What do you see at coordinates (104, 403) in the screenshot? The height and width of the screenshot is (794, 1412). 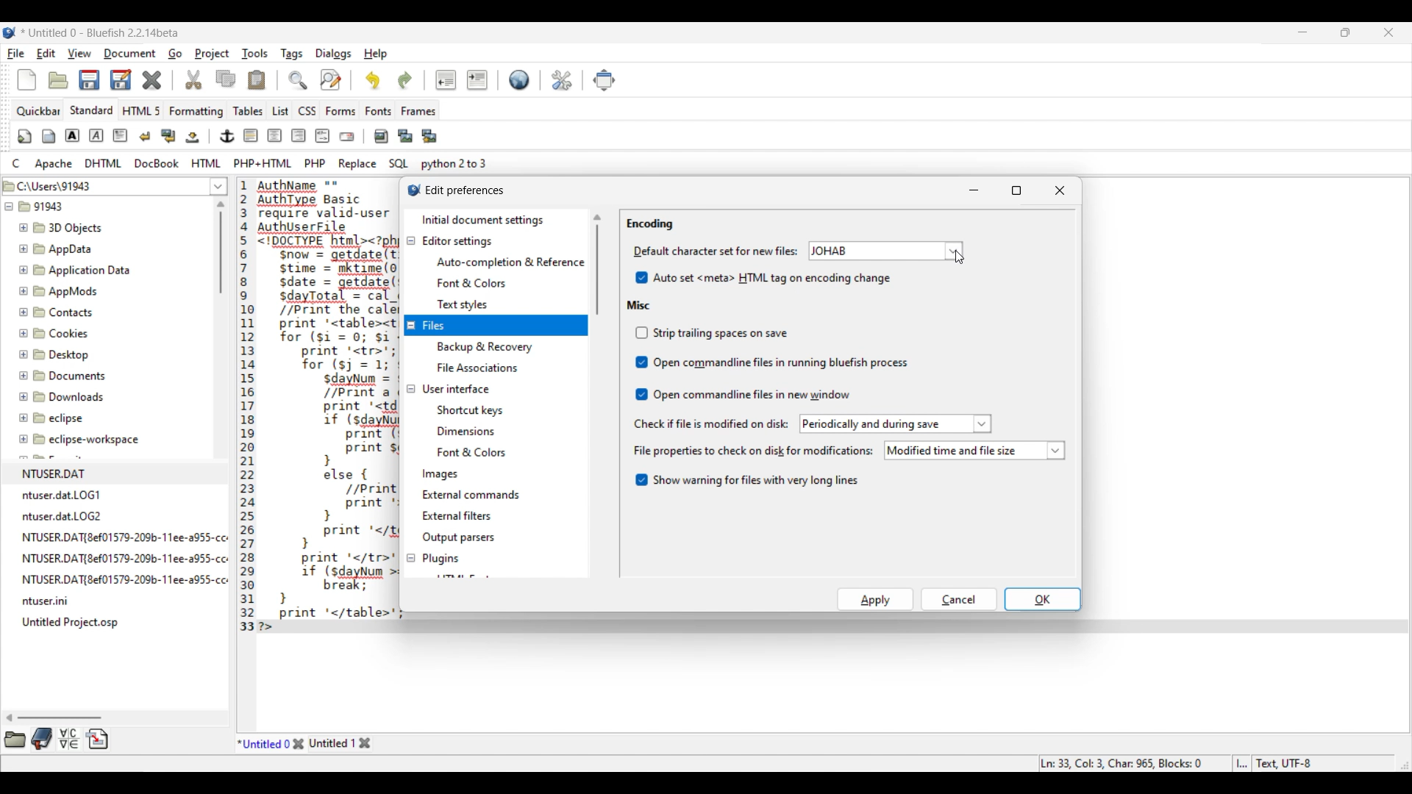 I see `File explorer` at bounding box center [104, 403].